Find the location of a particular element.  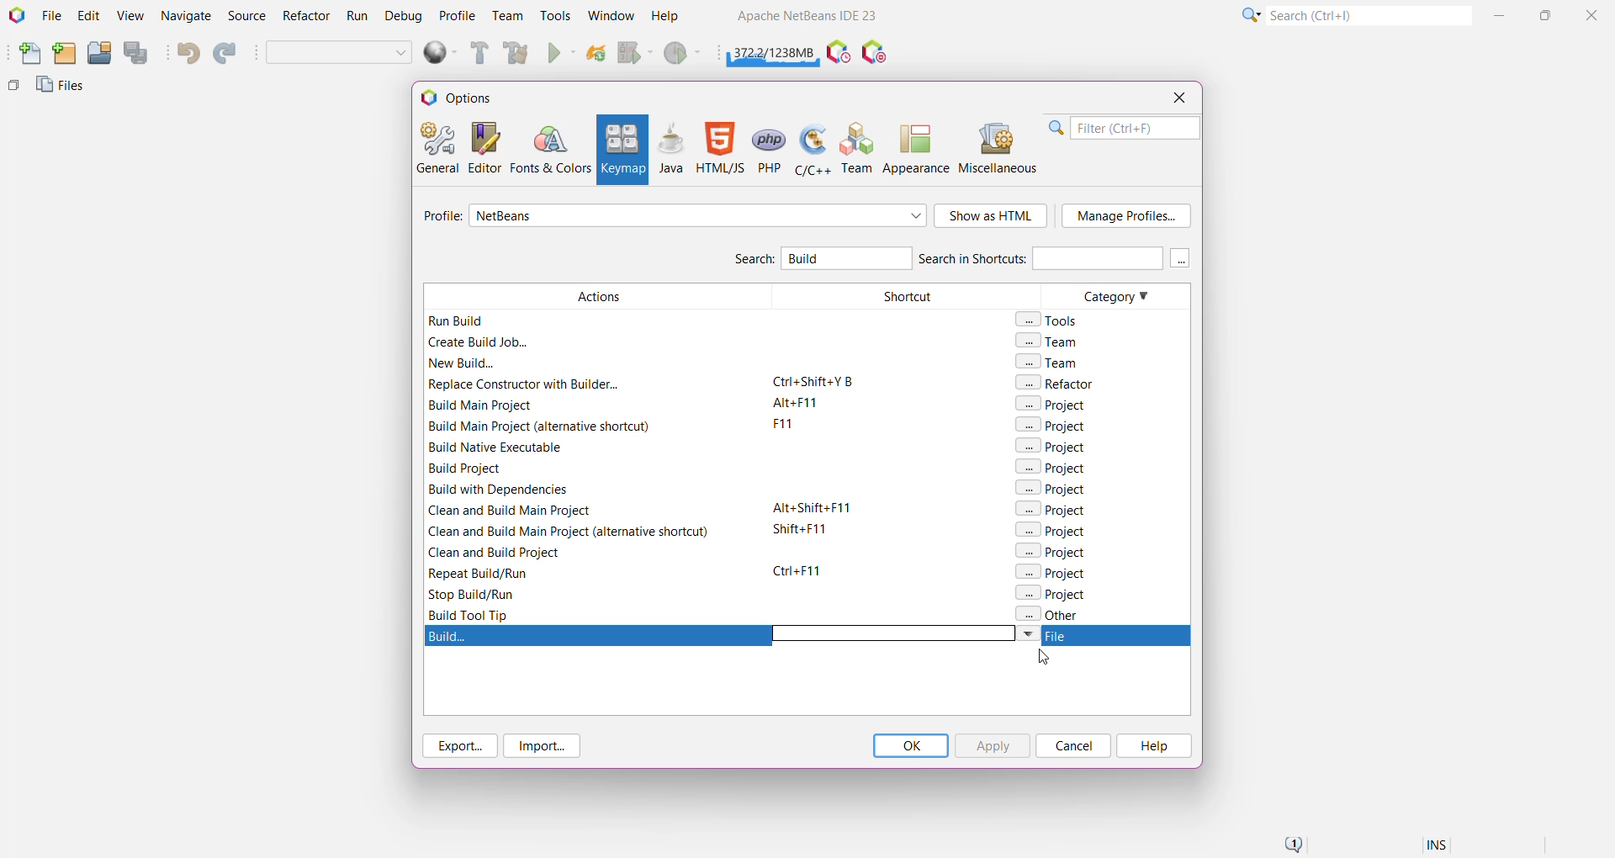

General is located at coordinates (436, 146).